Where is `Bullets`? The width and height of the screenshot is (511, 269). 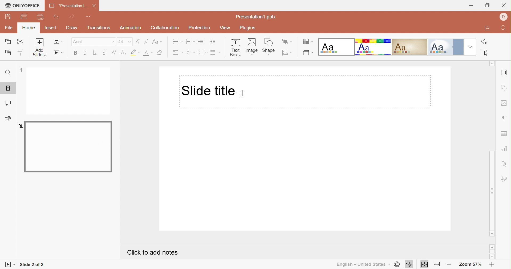 Bullets is located at coordinates (177, 41).